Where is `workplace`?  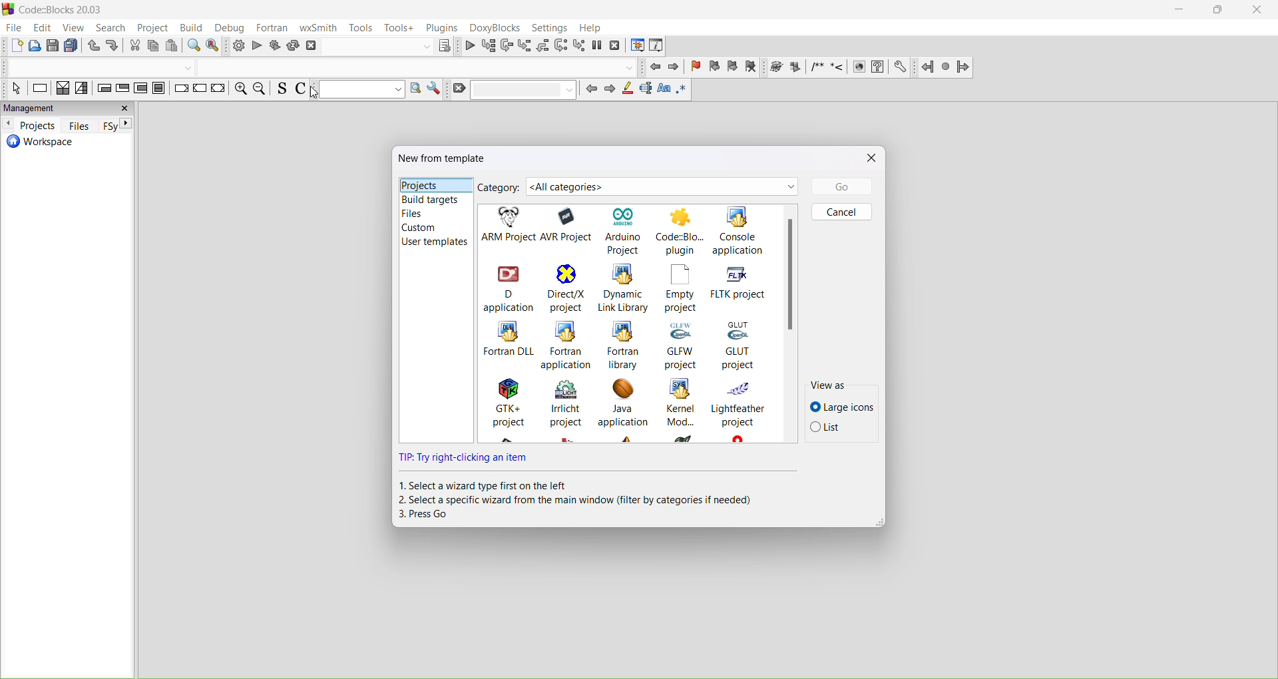
workplace is located at coordinates (65, 148).